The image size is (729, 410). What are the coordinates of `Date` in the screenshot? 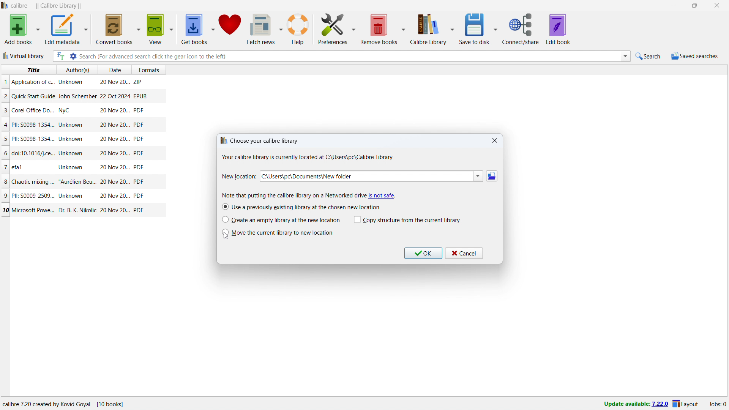 It's located at (115, 125).